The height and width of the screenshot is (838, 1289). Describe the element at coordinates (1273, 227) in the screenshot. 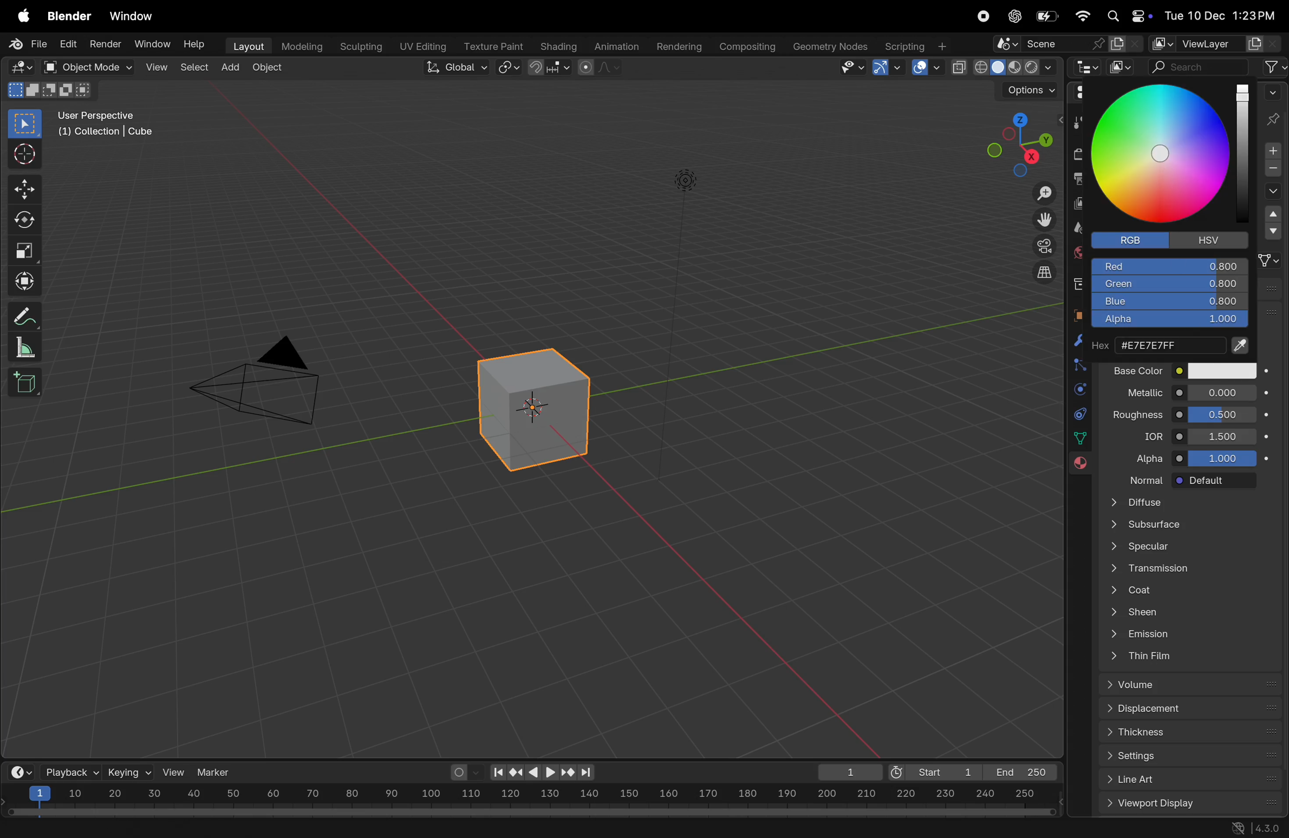

I see `drop down menu` at that location.